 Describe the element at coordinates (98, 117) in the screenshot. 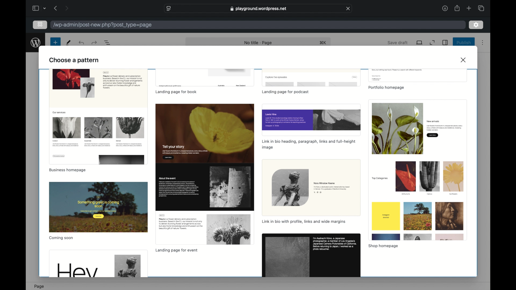

I see `preview` at that location.